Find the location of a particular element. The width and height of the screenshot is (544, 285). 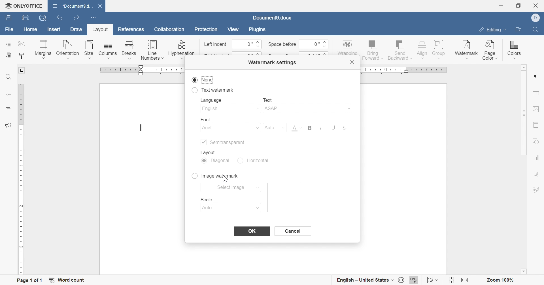

scroll up is located at coordinates (522, 67).